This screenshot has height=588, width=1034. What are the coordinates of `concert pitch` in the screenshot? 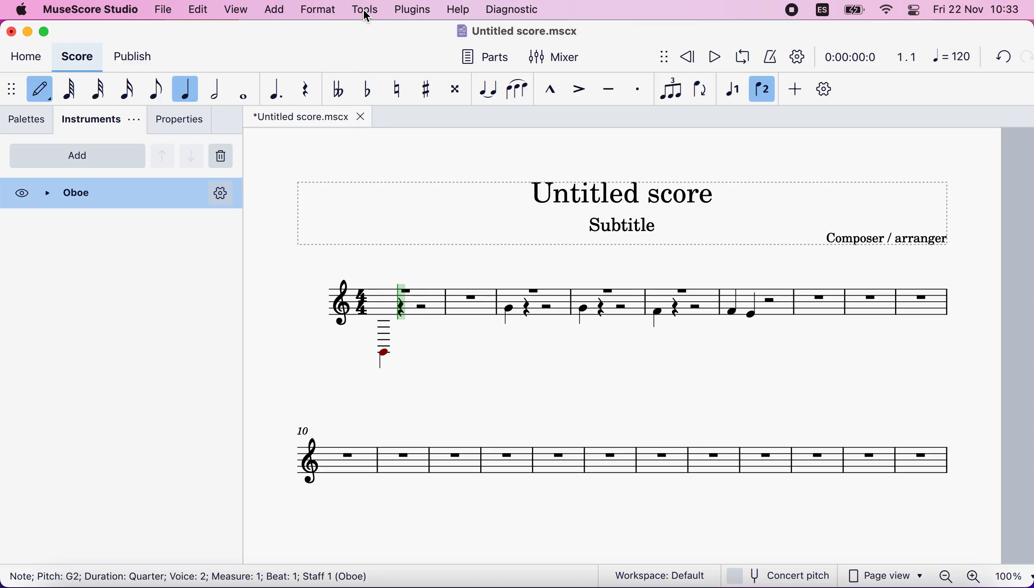 It's located at (780, 575).